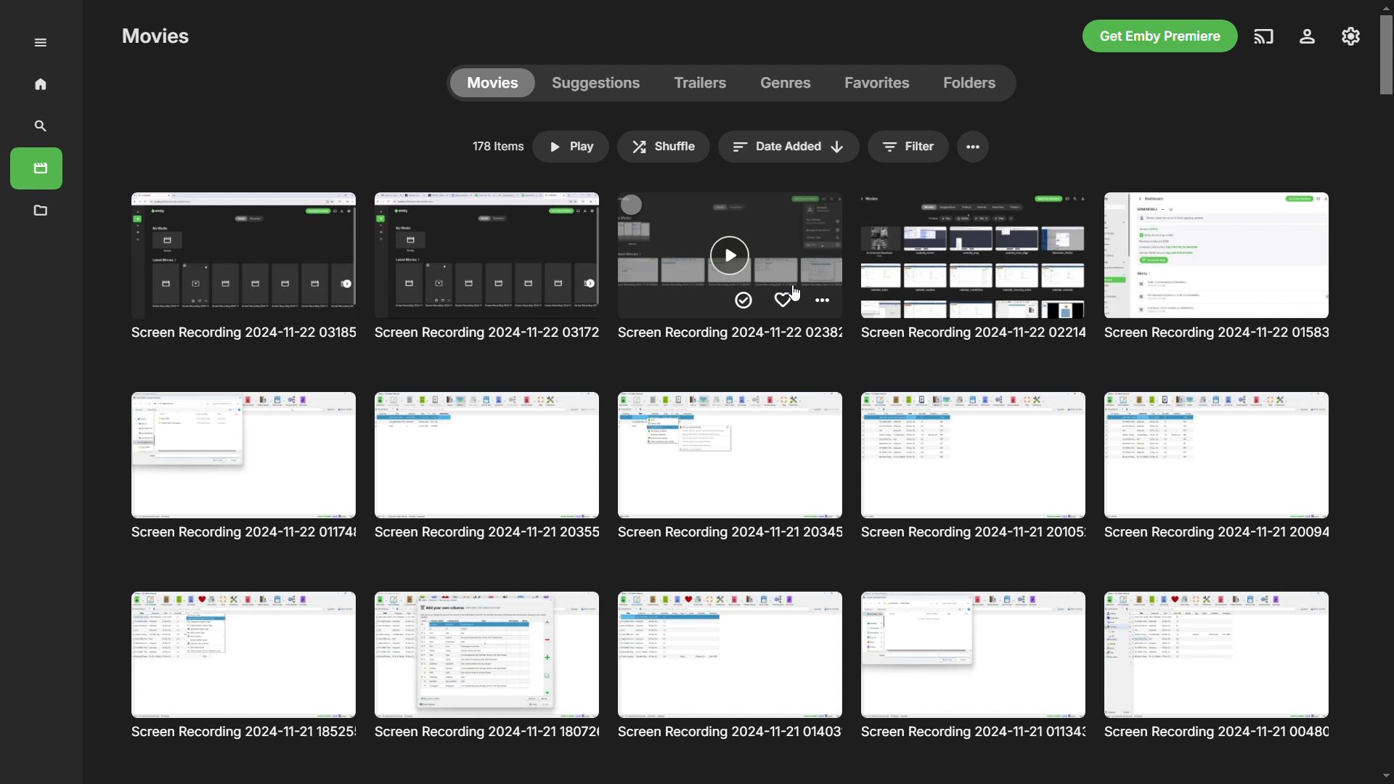 The height and width of the screenshot is (784, 1394). Describe the element at coordinates (495, 84) in the screenshot. I see `movies` at that location.